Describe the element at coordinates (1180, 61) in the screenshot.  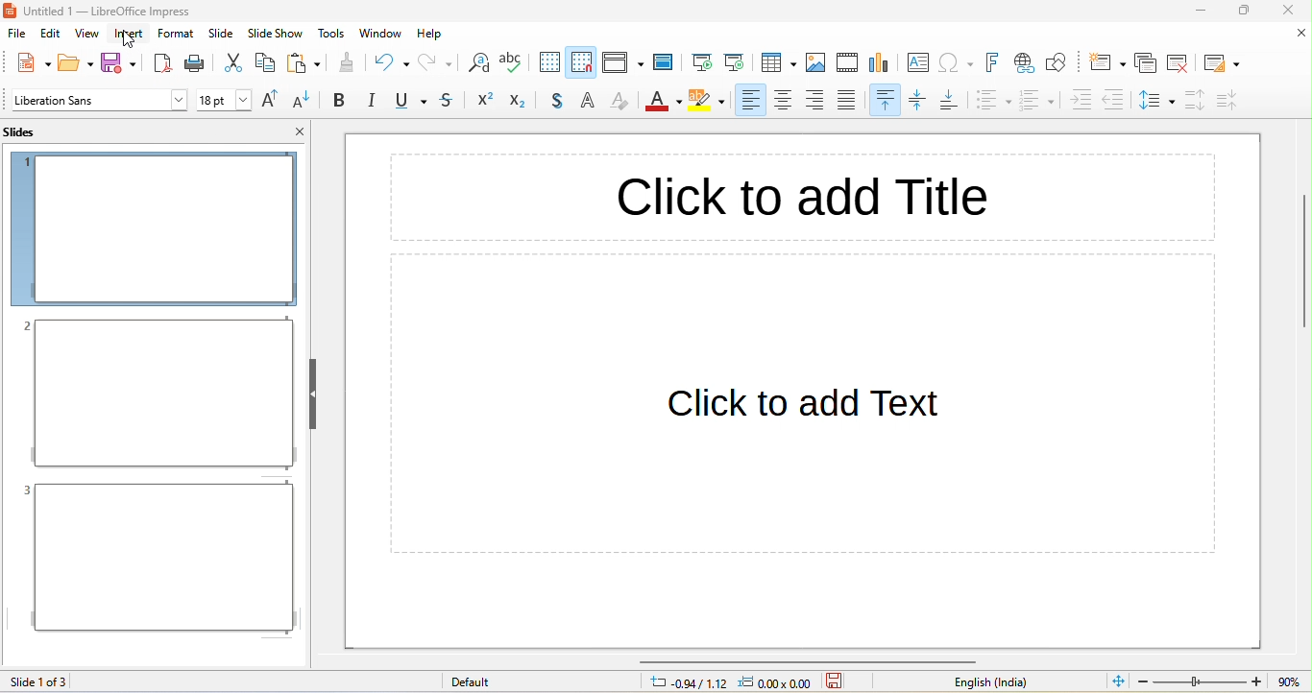
I see `delete slide` at that location.